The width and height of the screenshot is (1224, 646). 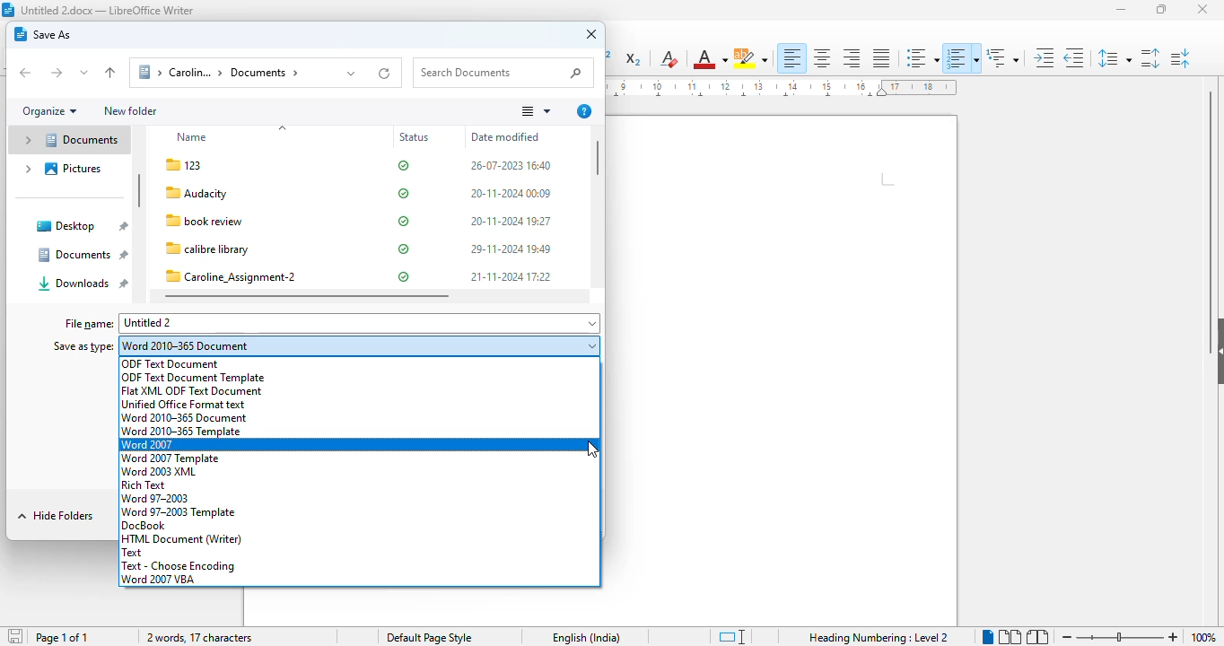 What do you see at coordinates (632, 58) in the screenshot?
I see `subscript` at bounding box center [632, 58].